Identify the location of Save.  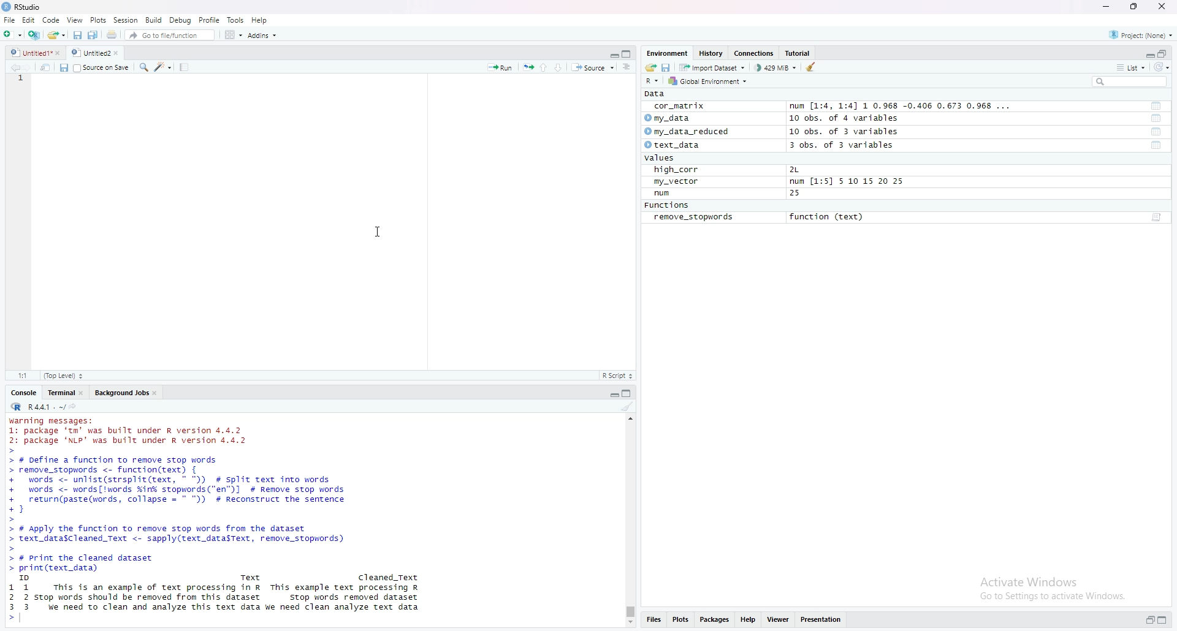
(75, 35).